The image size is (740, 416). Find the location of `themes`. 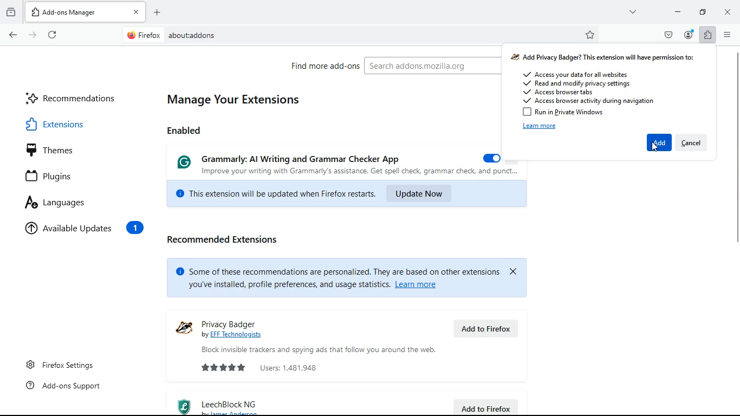

themes is located at coordinates (82, 151).